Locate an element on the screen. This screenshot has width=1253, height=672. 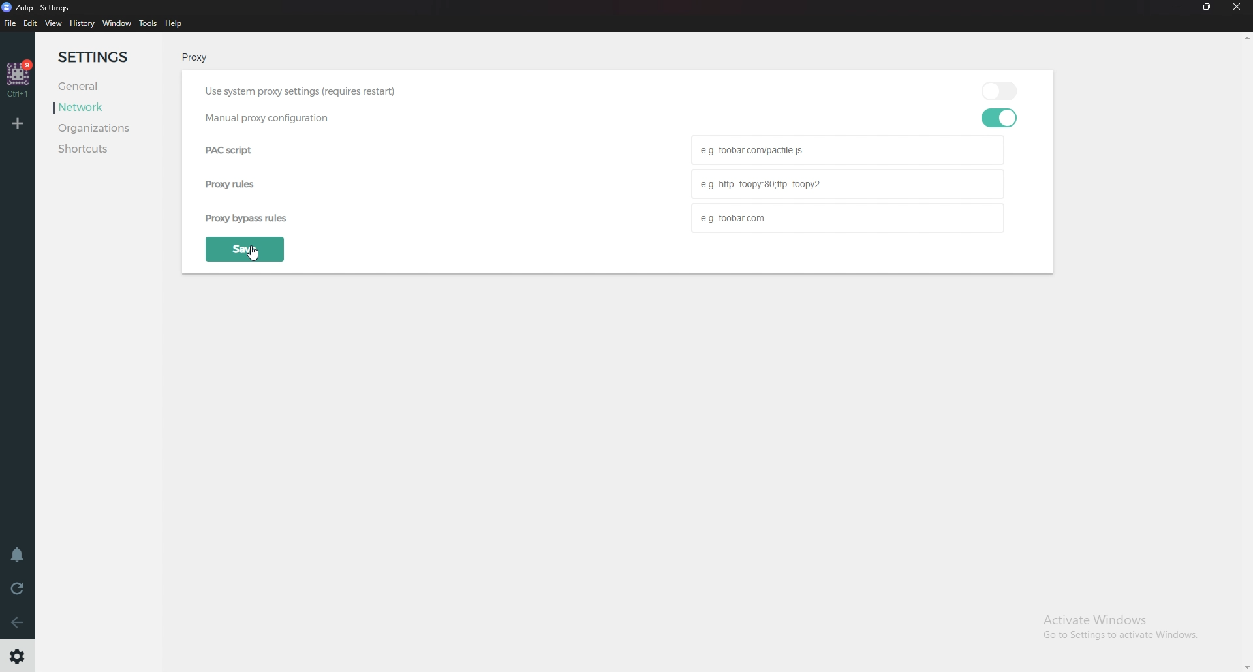
pRoxy is located at coordinates (192, 59).